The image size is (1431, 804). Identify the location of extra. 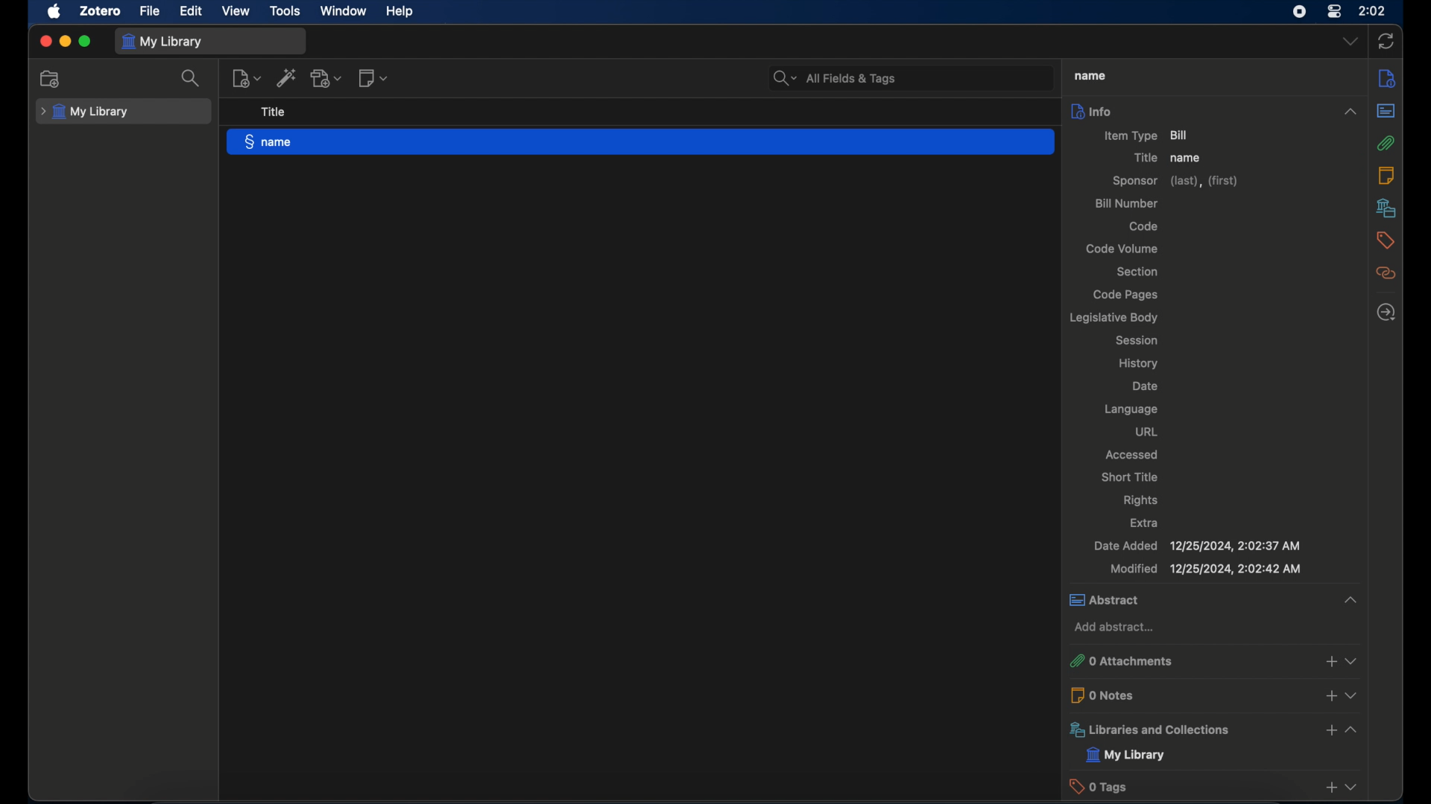
(1144, 523).